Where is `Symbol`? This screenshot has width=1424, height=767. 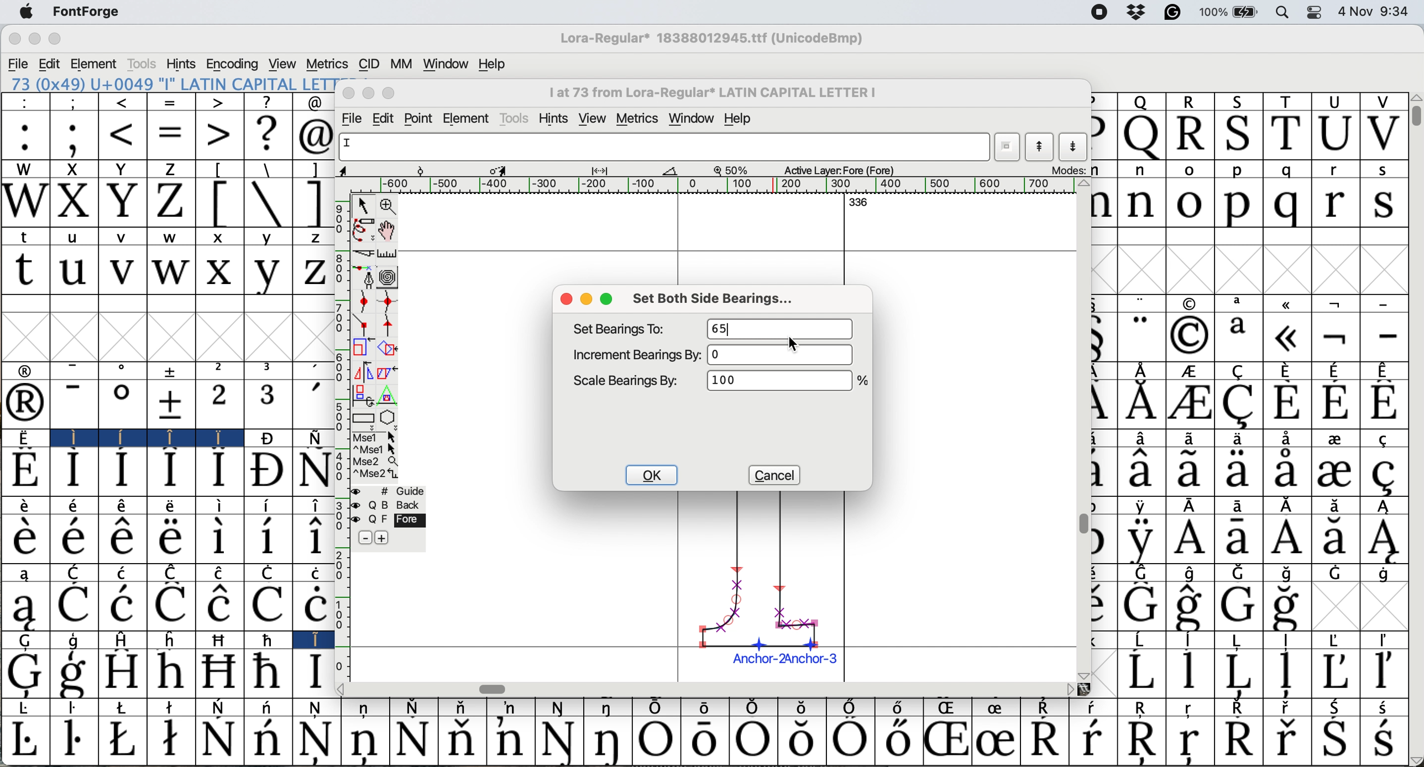
Symbol is located at coordinates (74, 606).